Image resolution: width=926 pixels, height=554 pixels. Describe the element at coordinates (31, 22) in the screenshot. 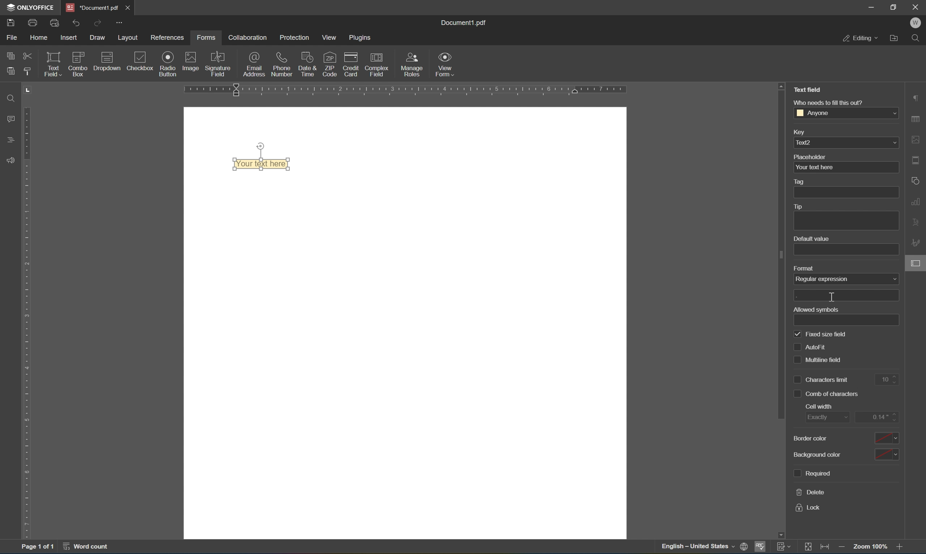

I see `print` at that location.